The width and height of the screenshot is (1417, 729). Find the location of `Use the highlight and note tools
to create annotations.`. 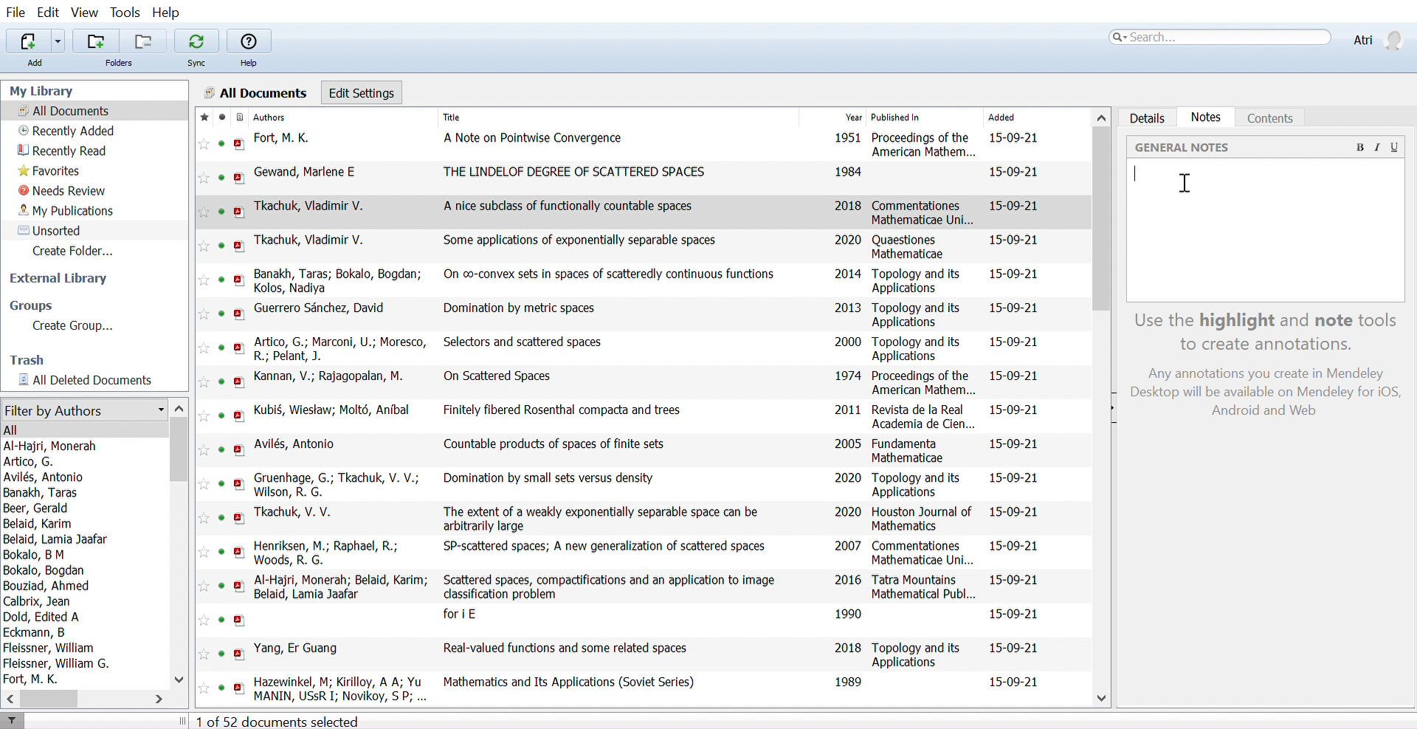

Use the highlight and note tools
to create annotations. is located at coordinates (1268, 333).